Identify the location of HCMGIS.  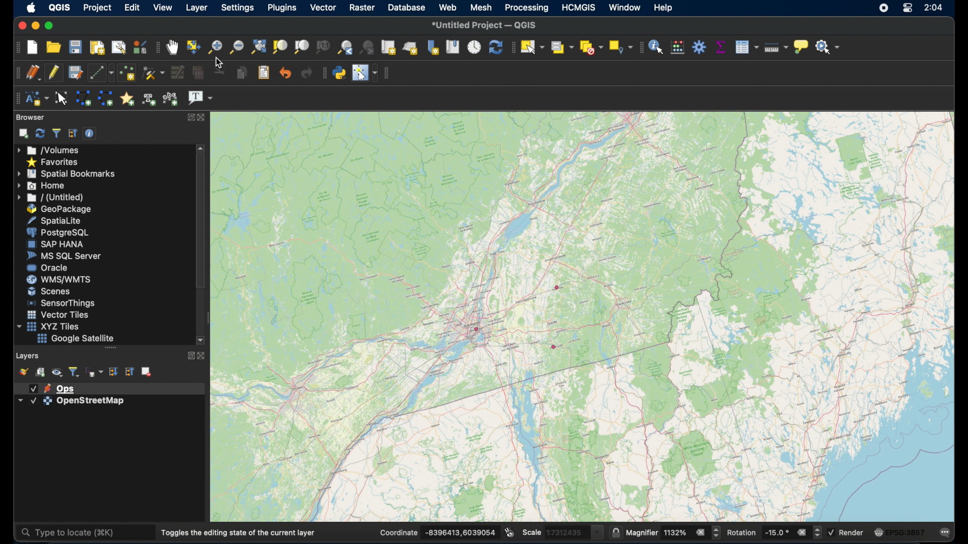
(577, 8).